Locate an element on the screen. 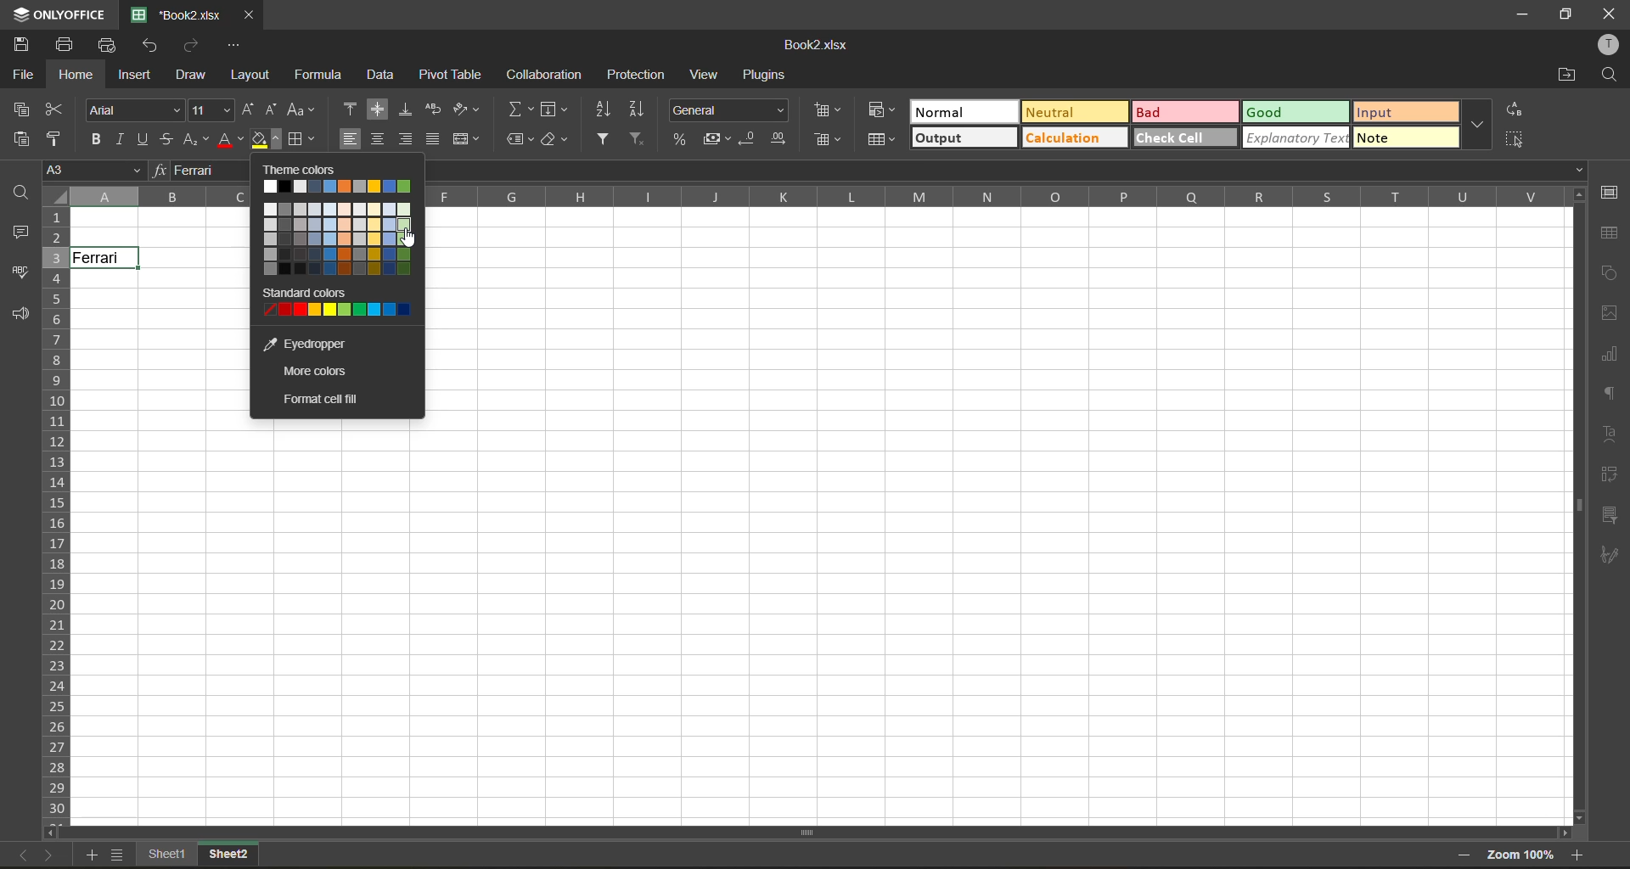  conditional formatting is located at coordinates (830, 112).